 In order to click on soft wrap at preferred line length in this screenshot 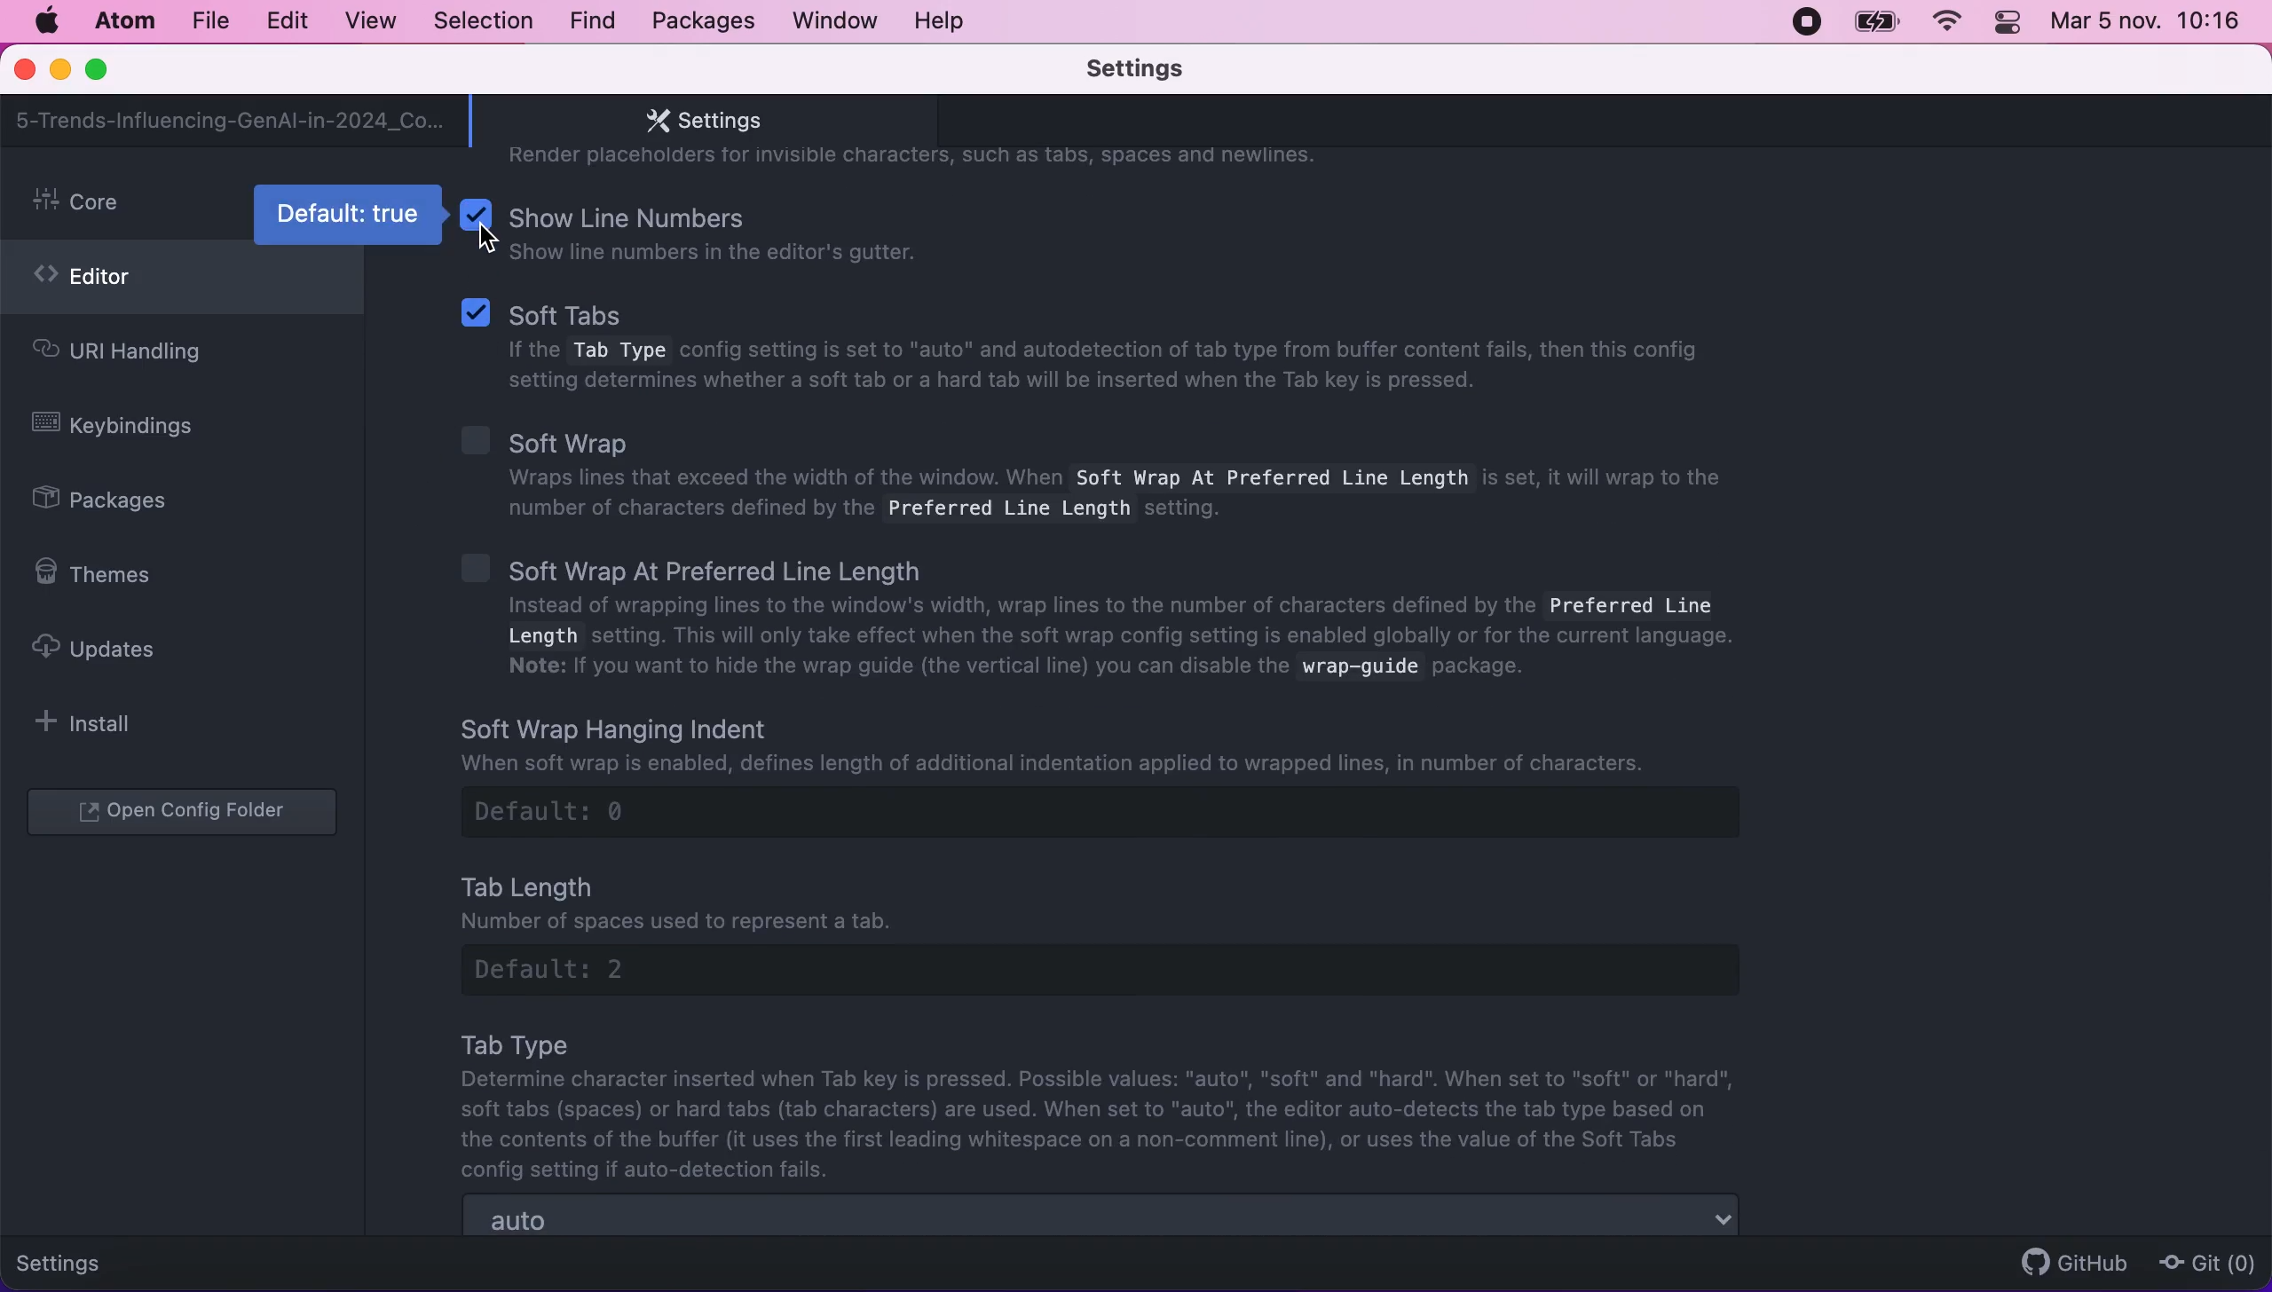, I will do `click(1117, 621)`.